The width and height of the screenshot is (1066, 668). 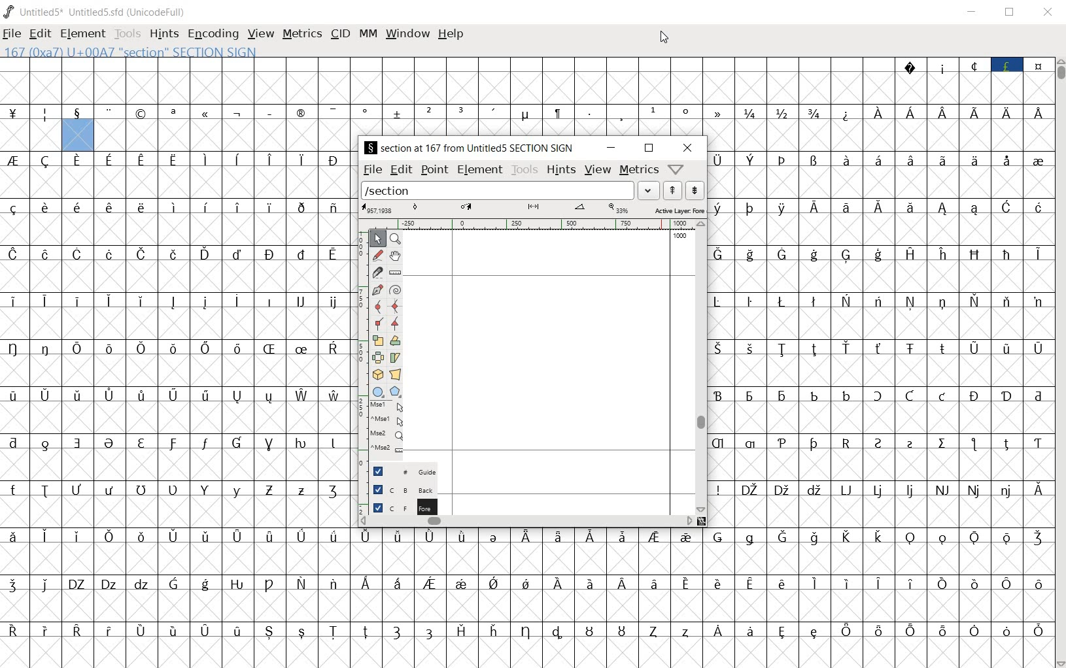 What do you see at coordinates (479, 171) in the screenshot?
I see `element` at bounding box center [479, 171].